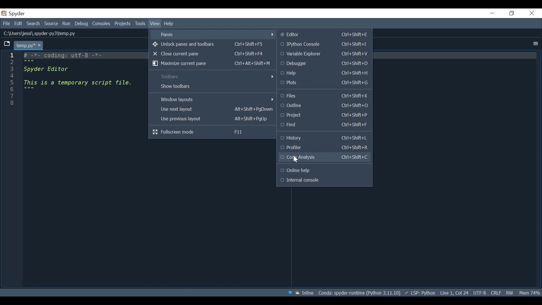 The image size is (542, 305). Describe the element at coordinates (454, 292) in the screenshot. I see `Cursor position` at that location.